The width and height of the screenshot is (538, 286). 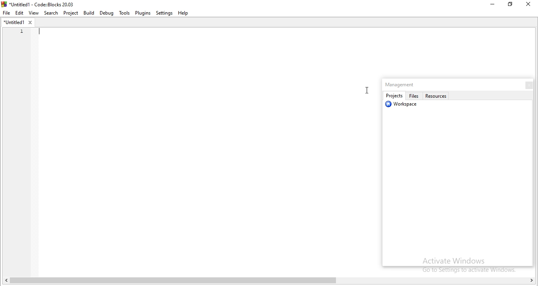 What do you see at coordinates (527, 85) in the screenshot?
I see `close` at bounding box center [527, 85].